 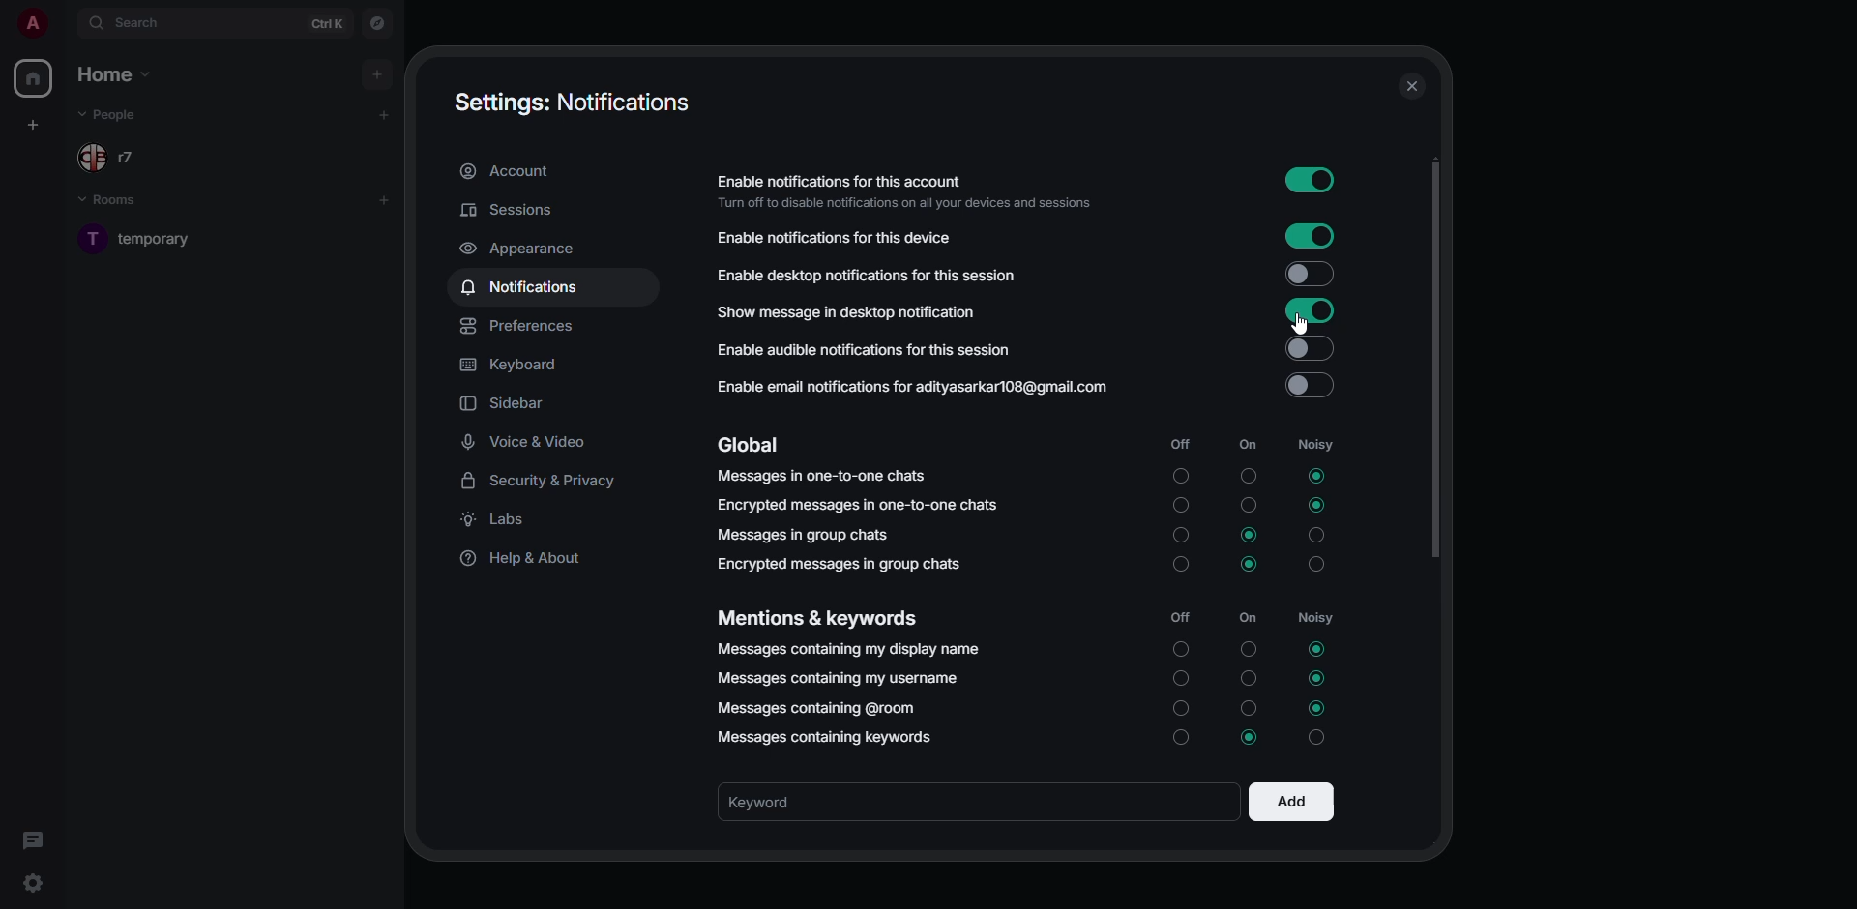 I want to click on Off Unselected, so click(x=1183, y=536).